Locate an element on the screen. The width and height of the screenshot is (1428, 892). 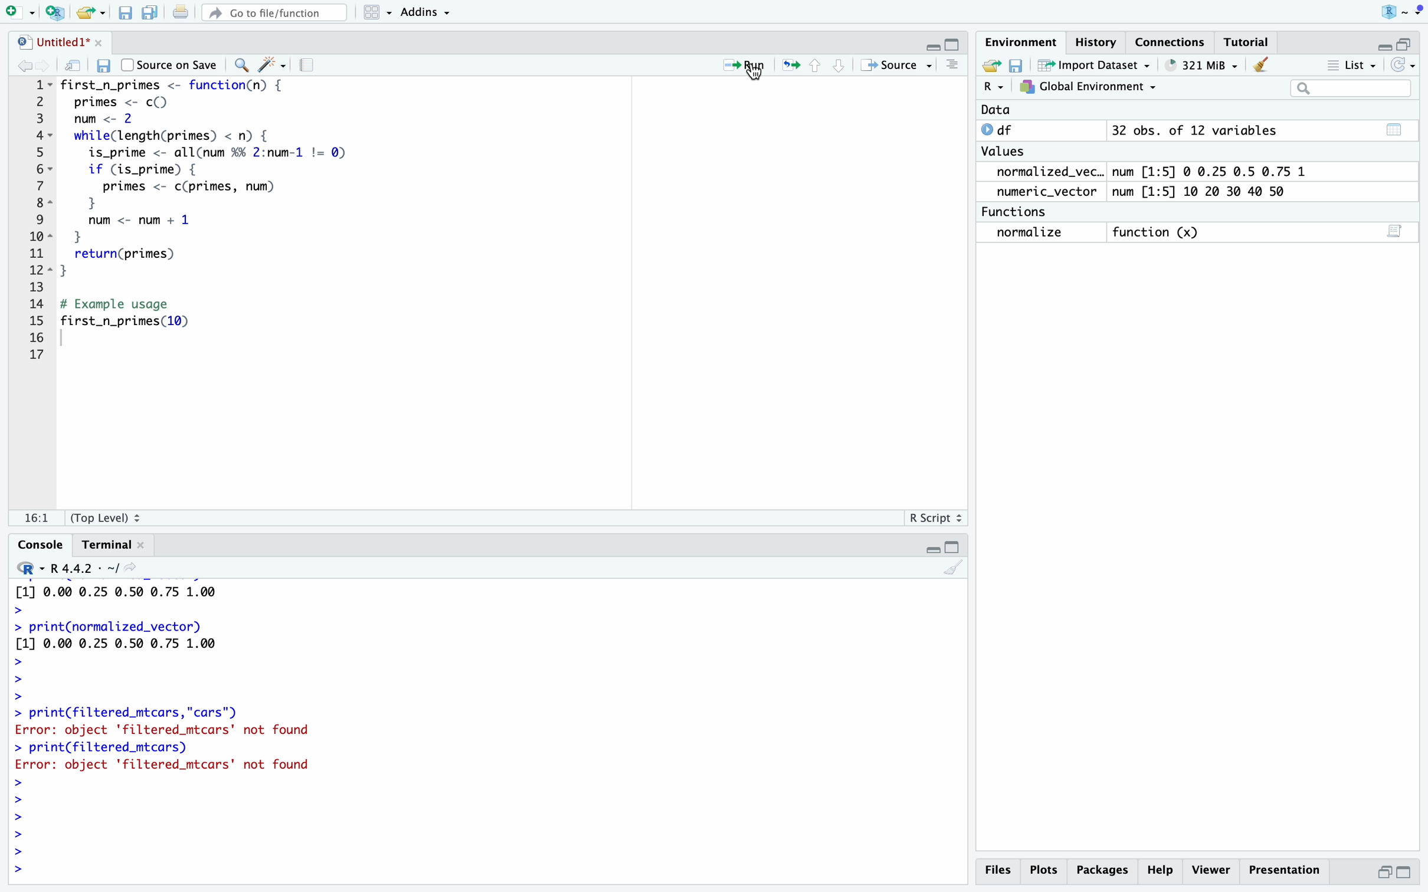
(Top Level) 2 is located at coordinates (118, 514).